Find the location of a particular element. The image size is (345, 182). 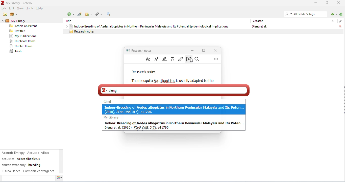

minimize is located at coordinates (192, 50).